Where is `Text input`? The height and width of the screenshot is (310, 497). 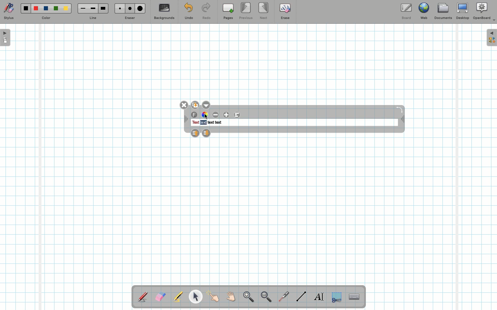 Text input is located at coordinates (354, 295).